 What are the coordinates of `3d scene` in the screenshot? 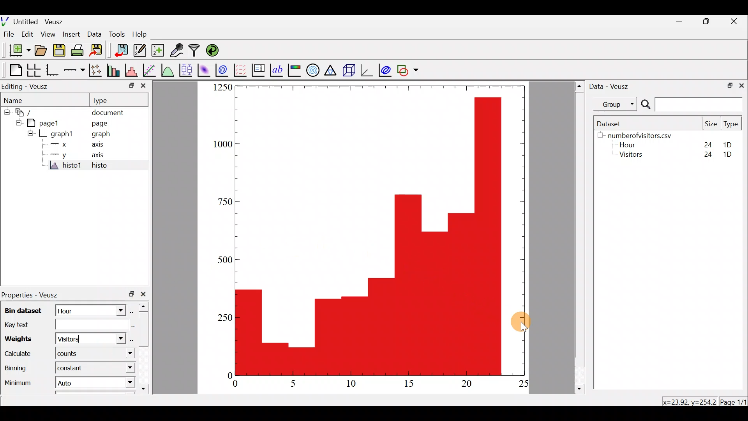 It's located at (348, 72).